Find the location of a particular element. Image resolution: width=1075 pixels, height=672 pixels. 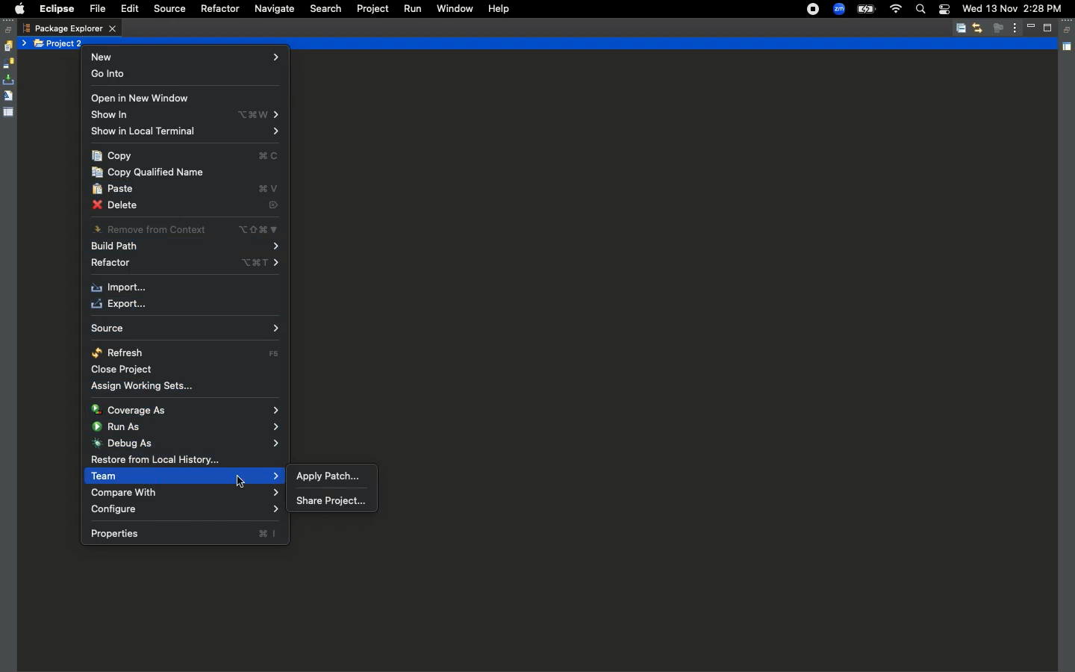

View menu is located at coordinates (1015, 27).